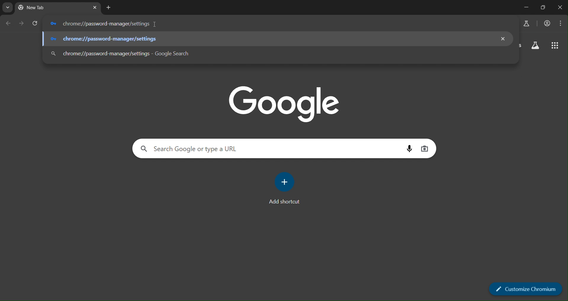  Describe the element at coordinates (8, 23) in the screenshot. I see `go back one page` at that location.